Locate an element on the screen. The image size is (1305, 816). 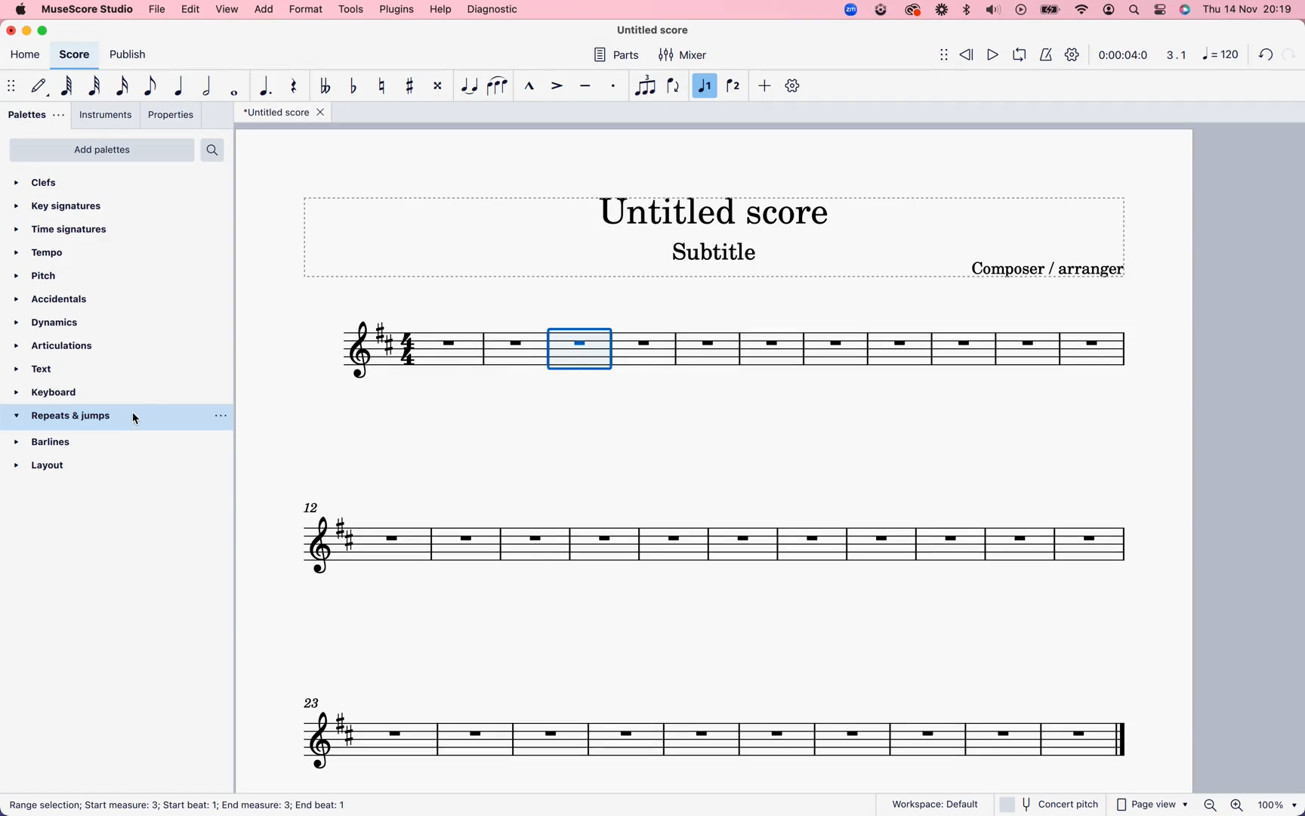
volume is located at coordinates (993, 11).